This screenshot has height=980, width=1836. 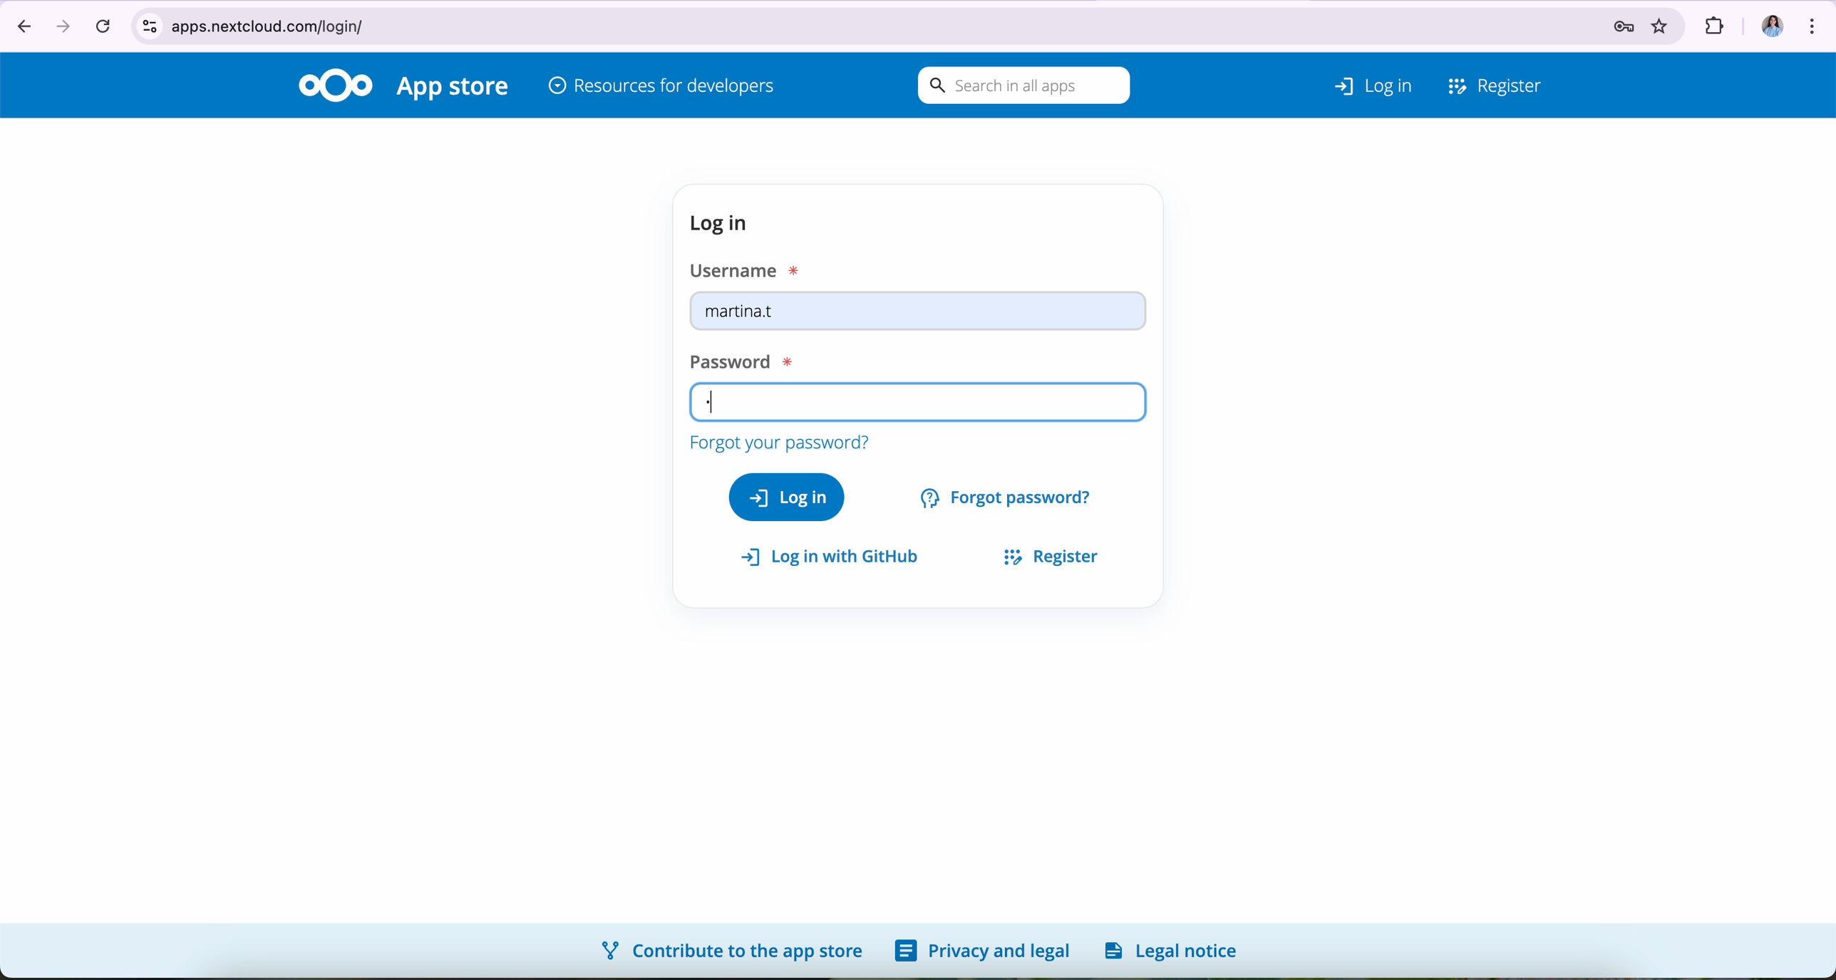 I want to click on register, so click(x=1496, y=83).